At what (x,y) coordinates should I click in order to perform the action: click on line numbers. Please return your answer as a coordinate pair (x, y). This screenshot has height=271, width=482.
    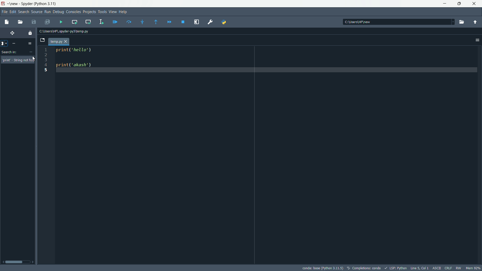
    Looking at the image, I should click on (46, 155).